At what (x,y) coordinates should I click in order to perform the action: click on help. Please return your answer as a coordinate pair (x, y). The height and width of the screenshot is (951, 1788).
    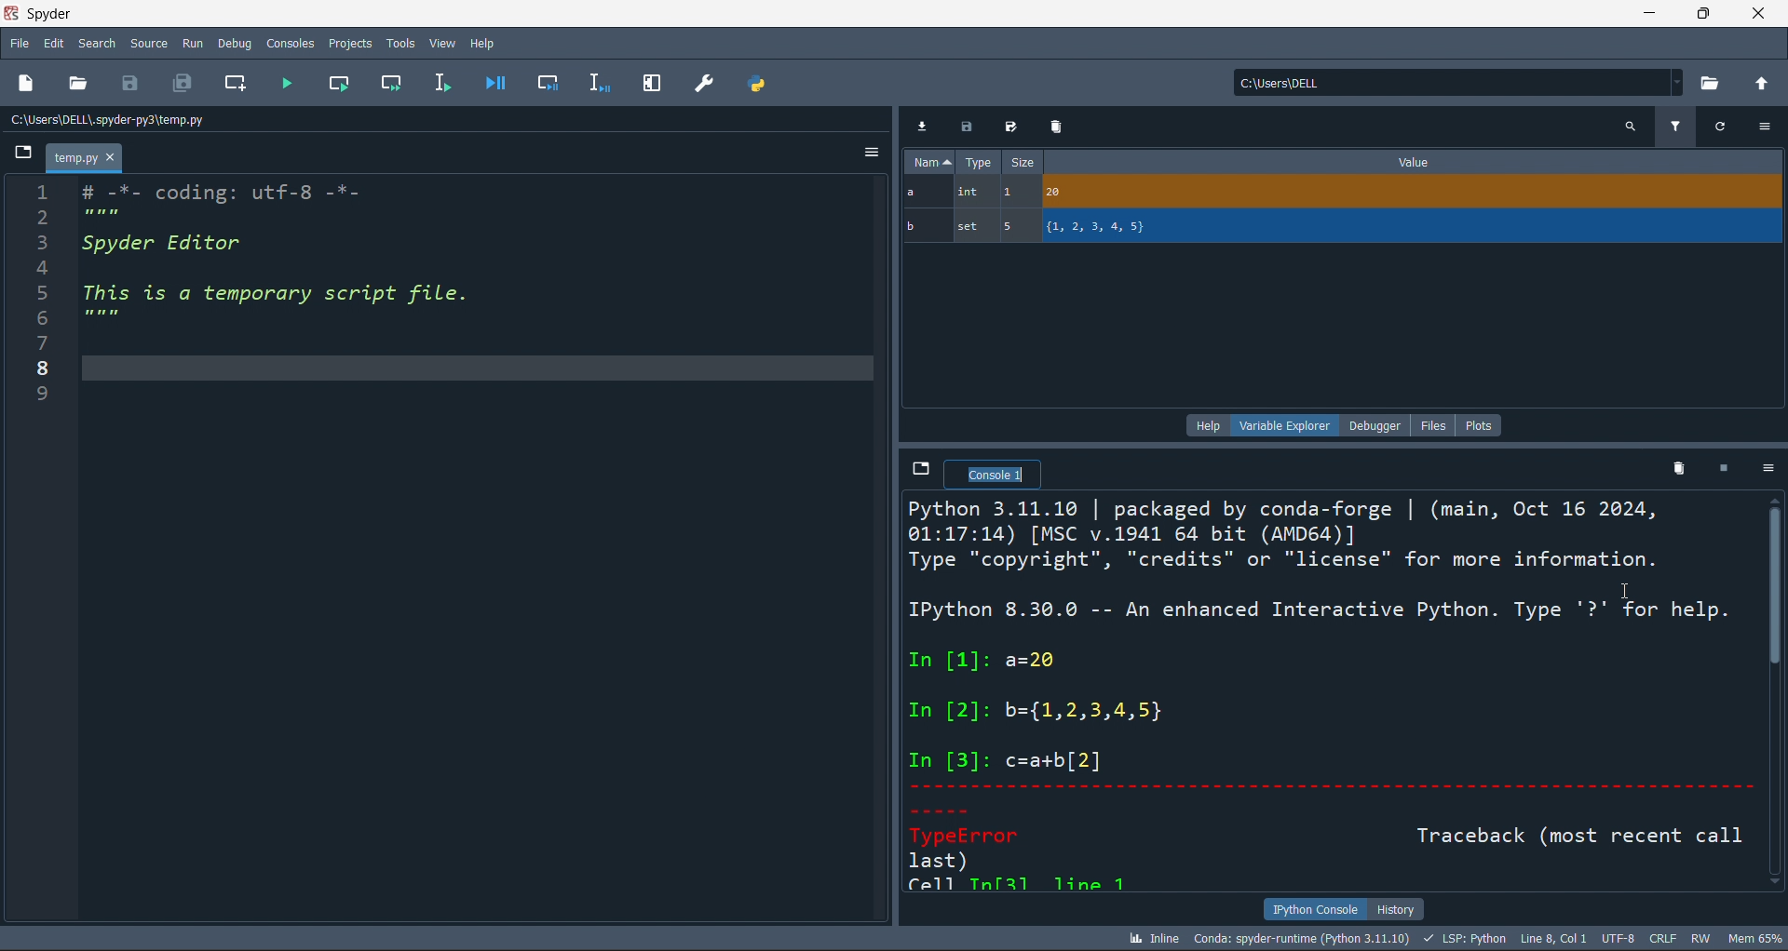
    Looking at the image, I should click on (1205, 424).